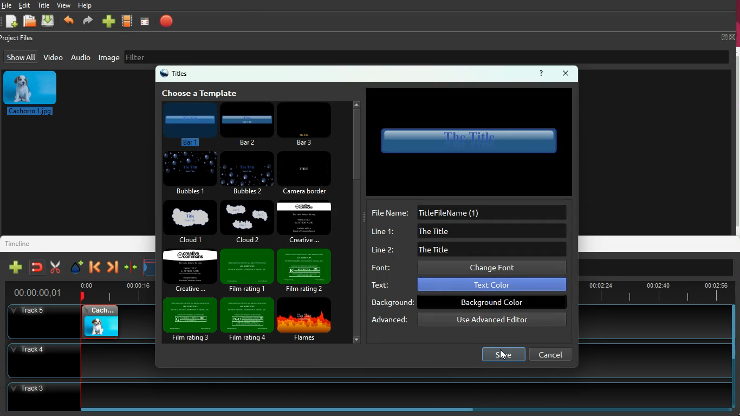 Image resolution: width=740 pixels, height=416 pixels. Describe the element at coordinates (468, 320) in the screenshot. I see `advanced` at that location.